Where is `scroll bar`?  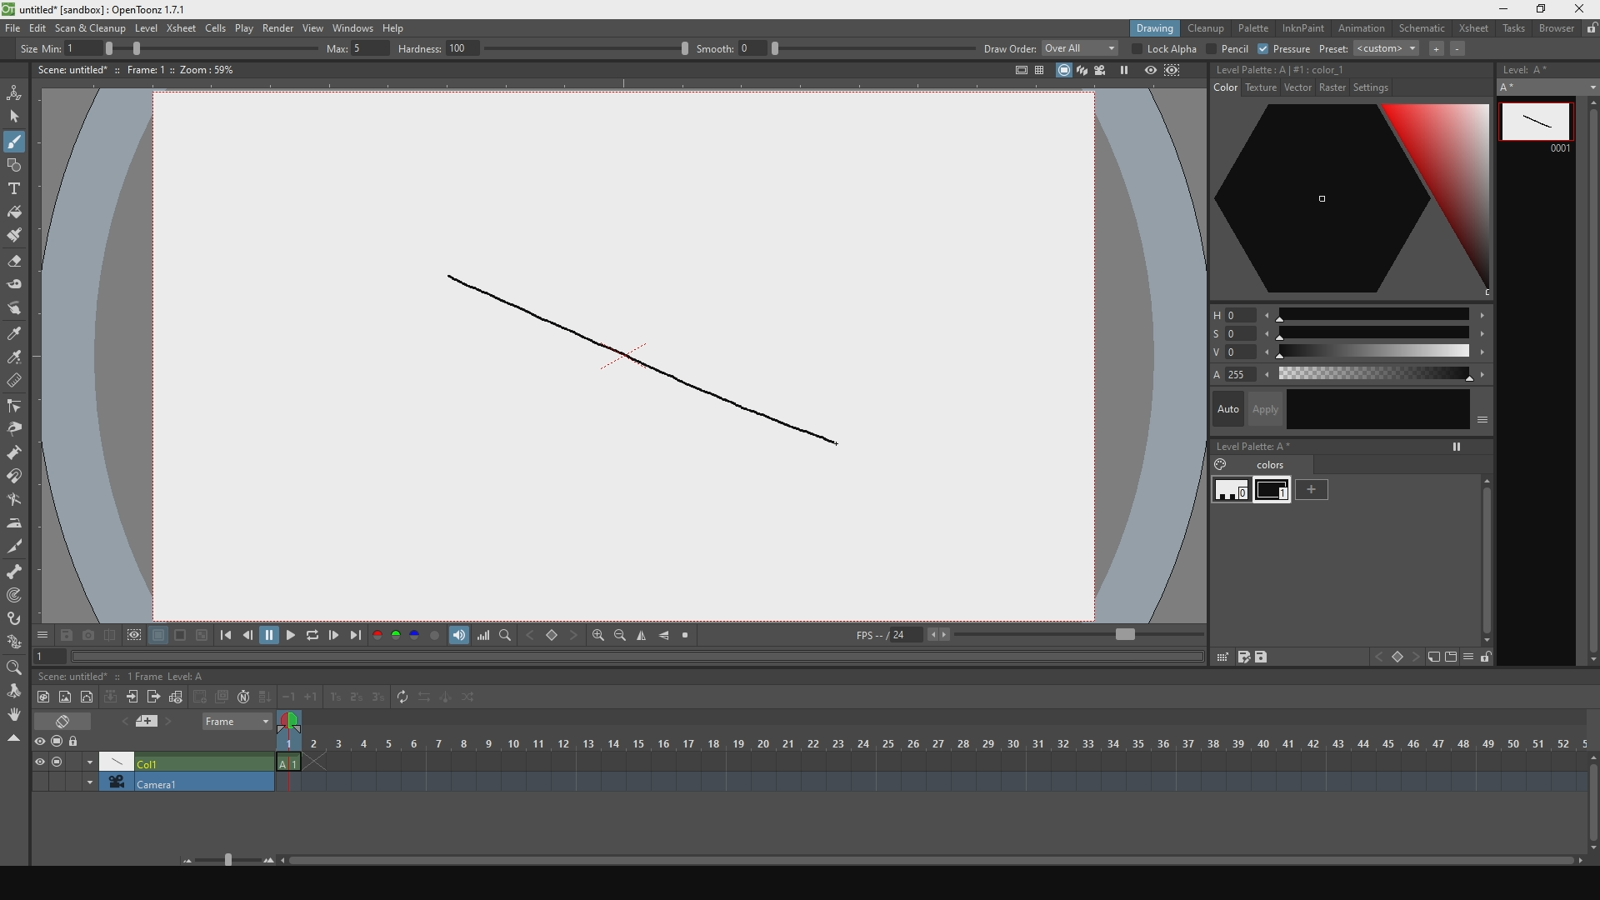
scroll bar is located at coordinates (1484, 561).